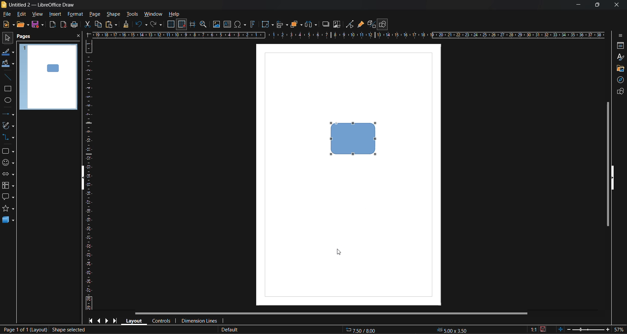  What do you see at coordinates (53, 25) in the screenshot?
I see `export` at bounding box center [53, 25].